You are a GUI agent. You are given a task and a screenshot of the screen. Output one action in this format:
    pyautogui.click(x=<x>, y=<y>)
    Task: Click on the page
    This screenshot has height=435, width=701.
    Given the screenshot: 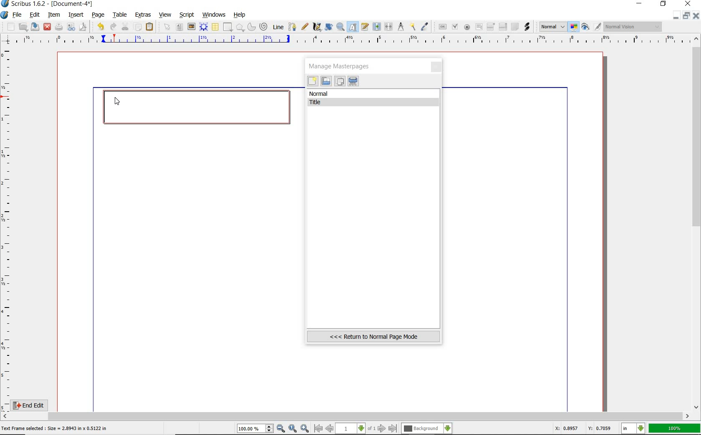 What is the action you would take?
    pyautogui.click(x=98, y=14)
    